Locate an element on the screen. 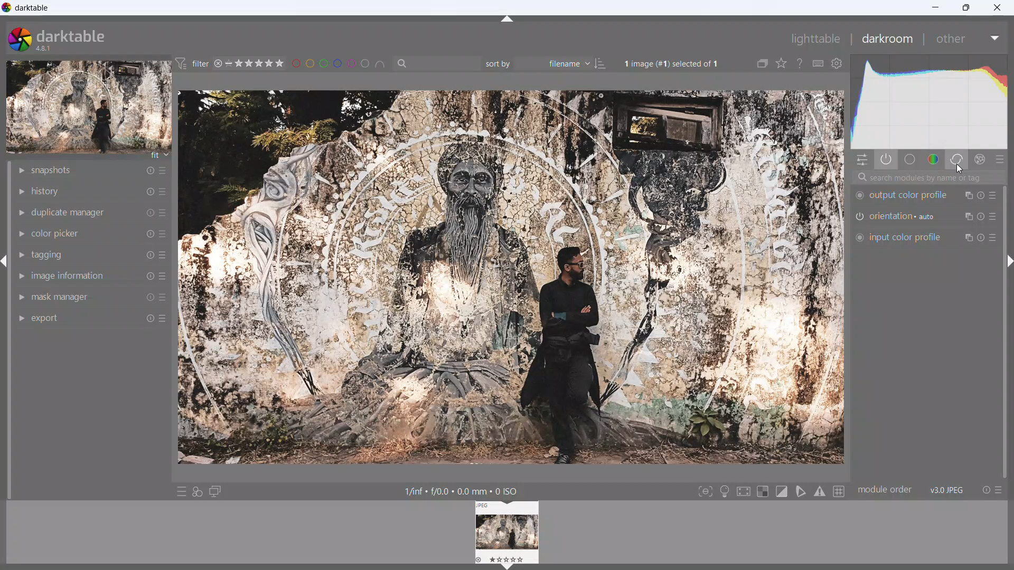 The width and height of the screenshot is (1014, 570). multiple instance actions is located at coordinates (969, 195).